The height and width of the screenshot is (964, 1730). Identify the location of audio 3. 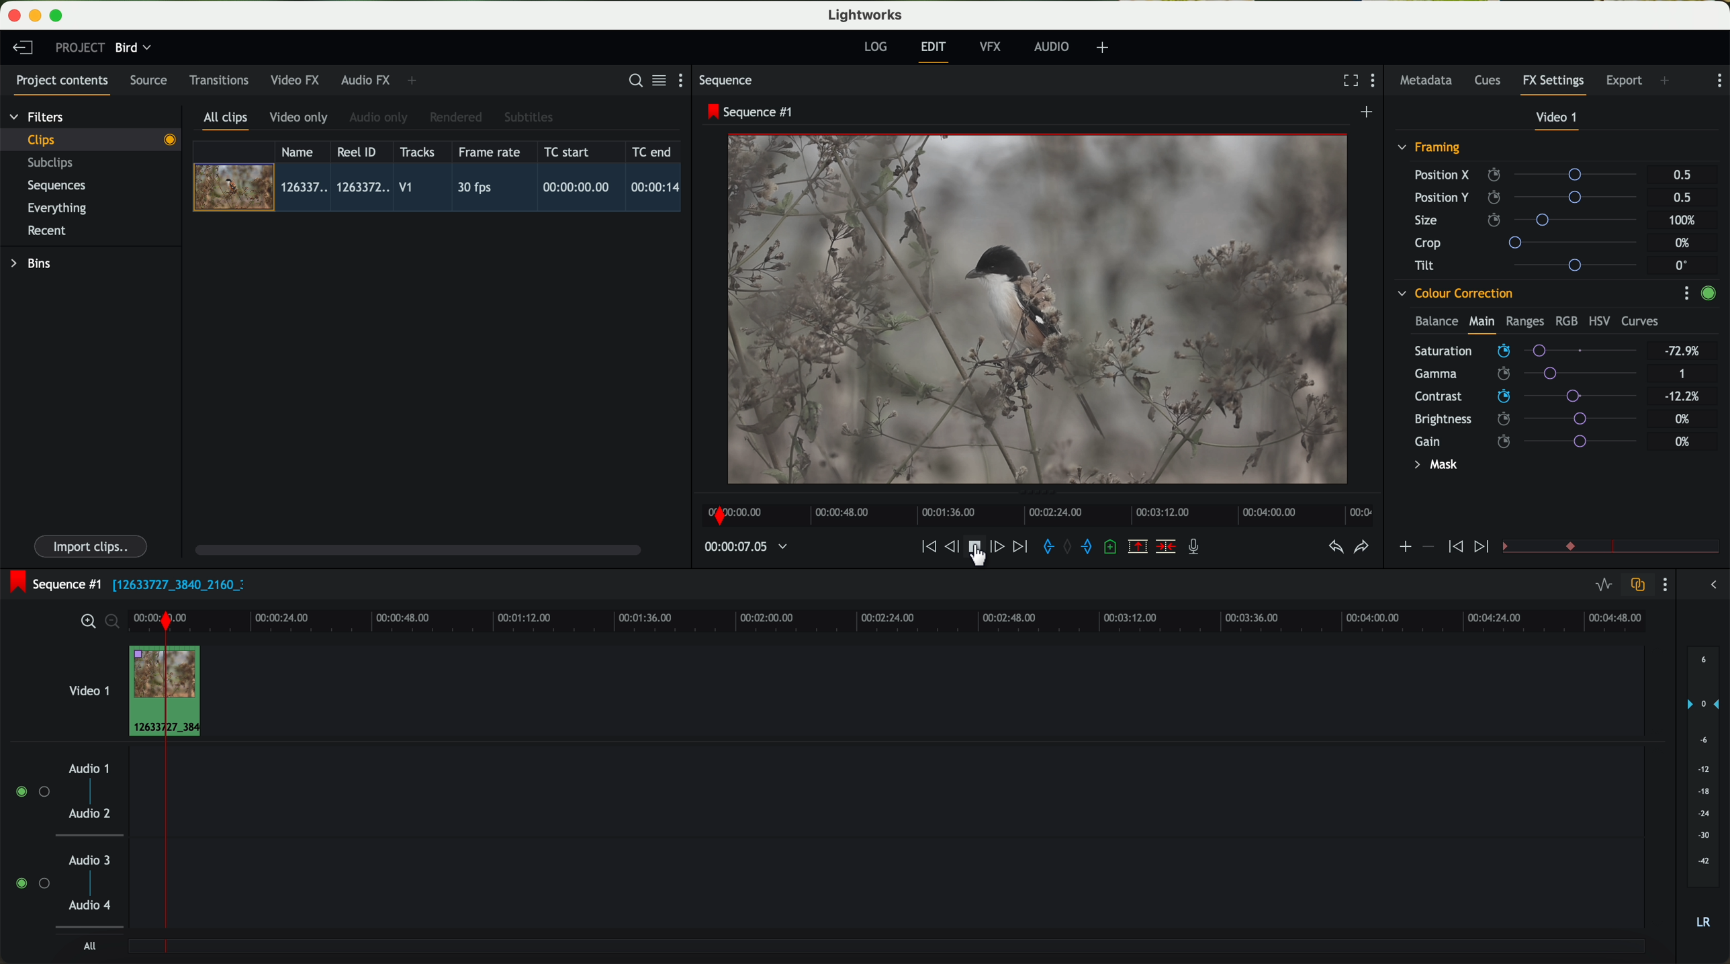
(83, 859).